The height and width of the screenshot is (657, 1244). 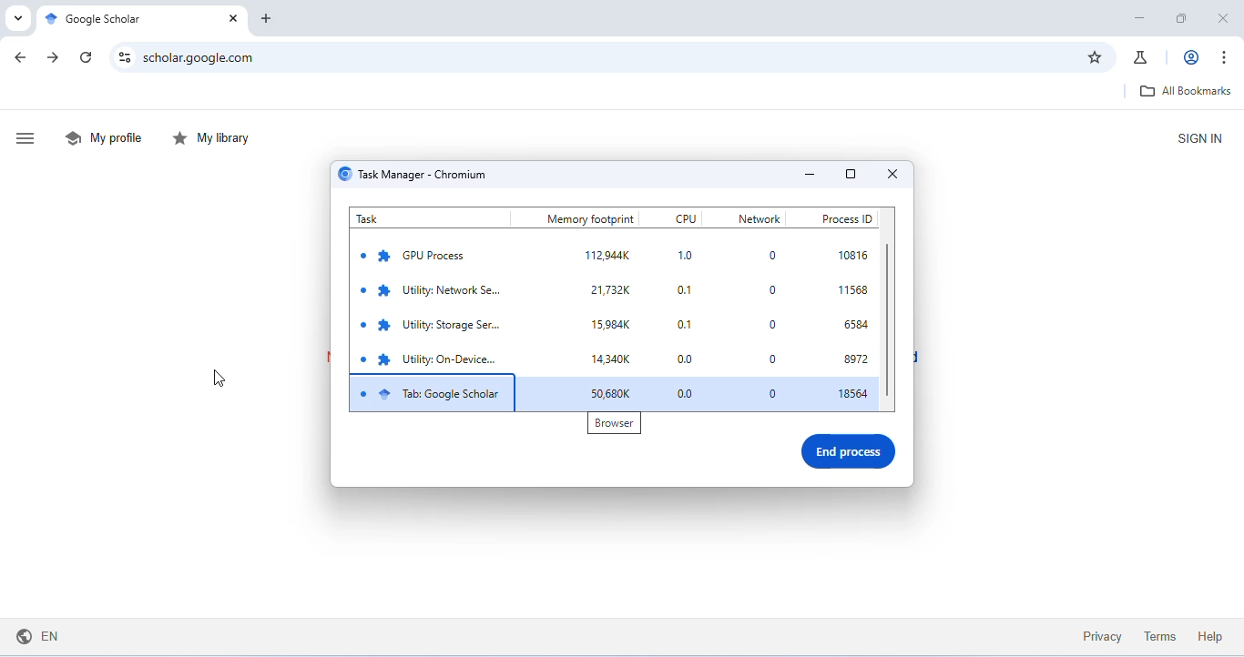 What do you see at coordinates (854, 290) in the screenshot?
I see `11568` at bounding box center [854, 290].